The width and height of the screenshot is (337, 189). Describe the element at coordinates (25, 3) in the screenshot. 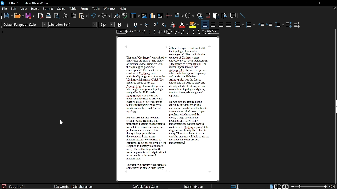

I see `Untitled 1 - LibreOffice Writer` at that location.